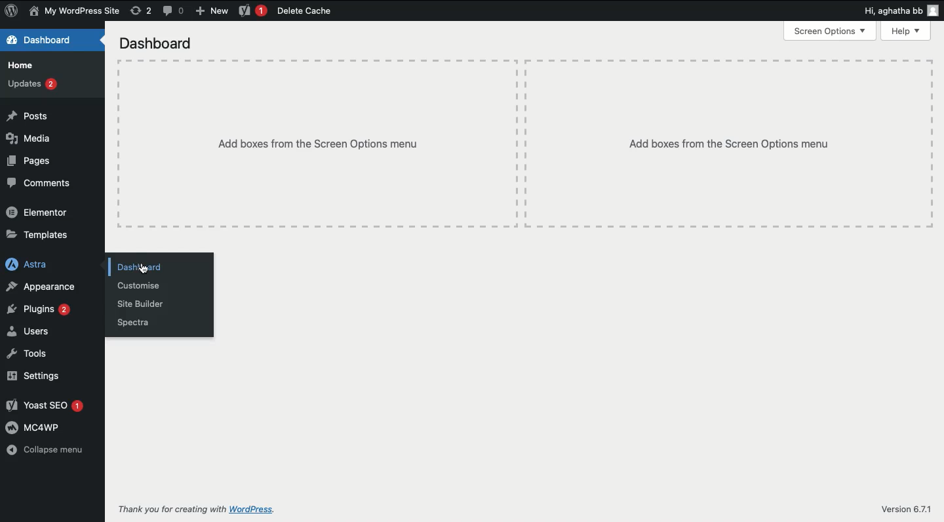  What do you see at coordinates (300, 509) in the screenshot?
I see `WordPress` at bounding box center [300, 509].